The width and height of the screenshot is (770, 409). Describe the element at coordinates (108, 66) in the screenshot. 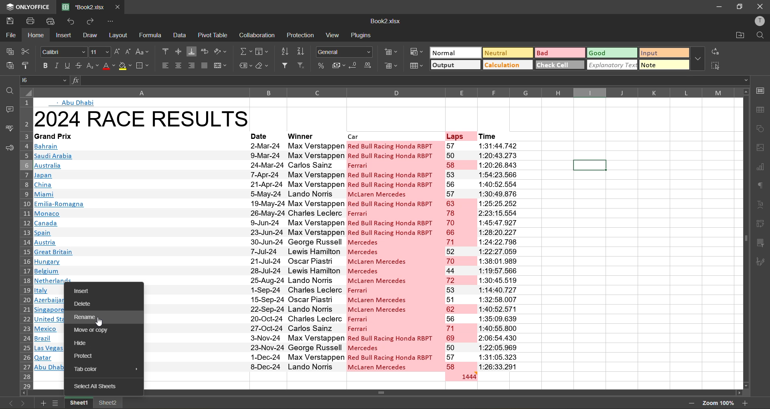

I see `font color` at that location.